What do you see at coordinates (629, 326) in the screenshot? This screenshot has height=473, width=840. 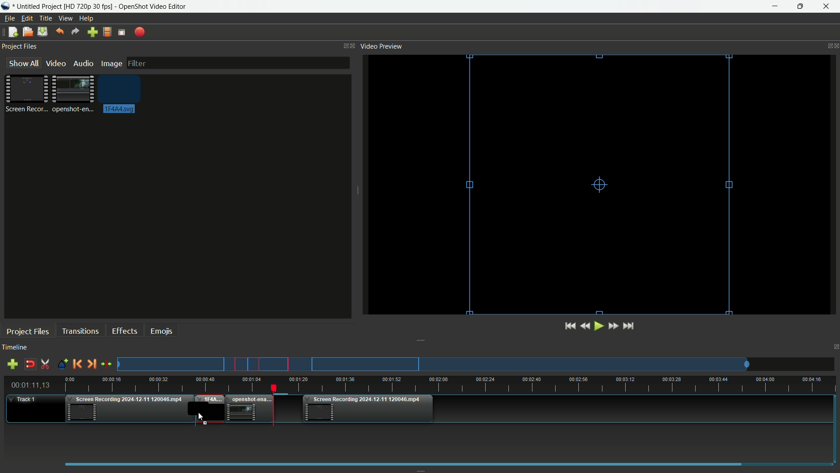 I see `Jump to end` at bounding box center [629, 326].